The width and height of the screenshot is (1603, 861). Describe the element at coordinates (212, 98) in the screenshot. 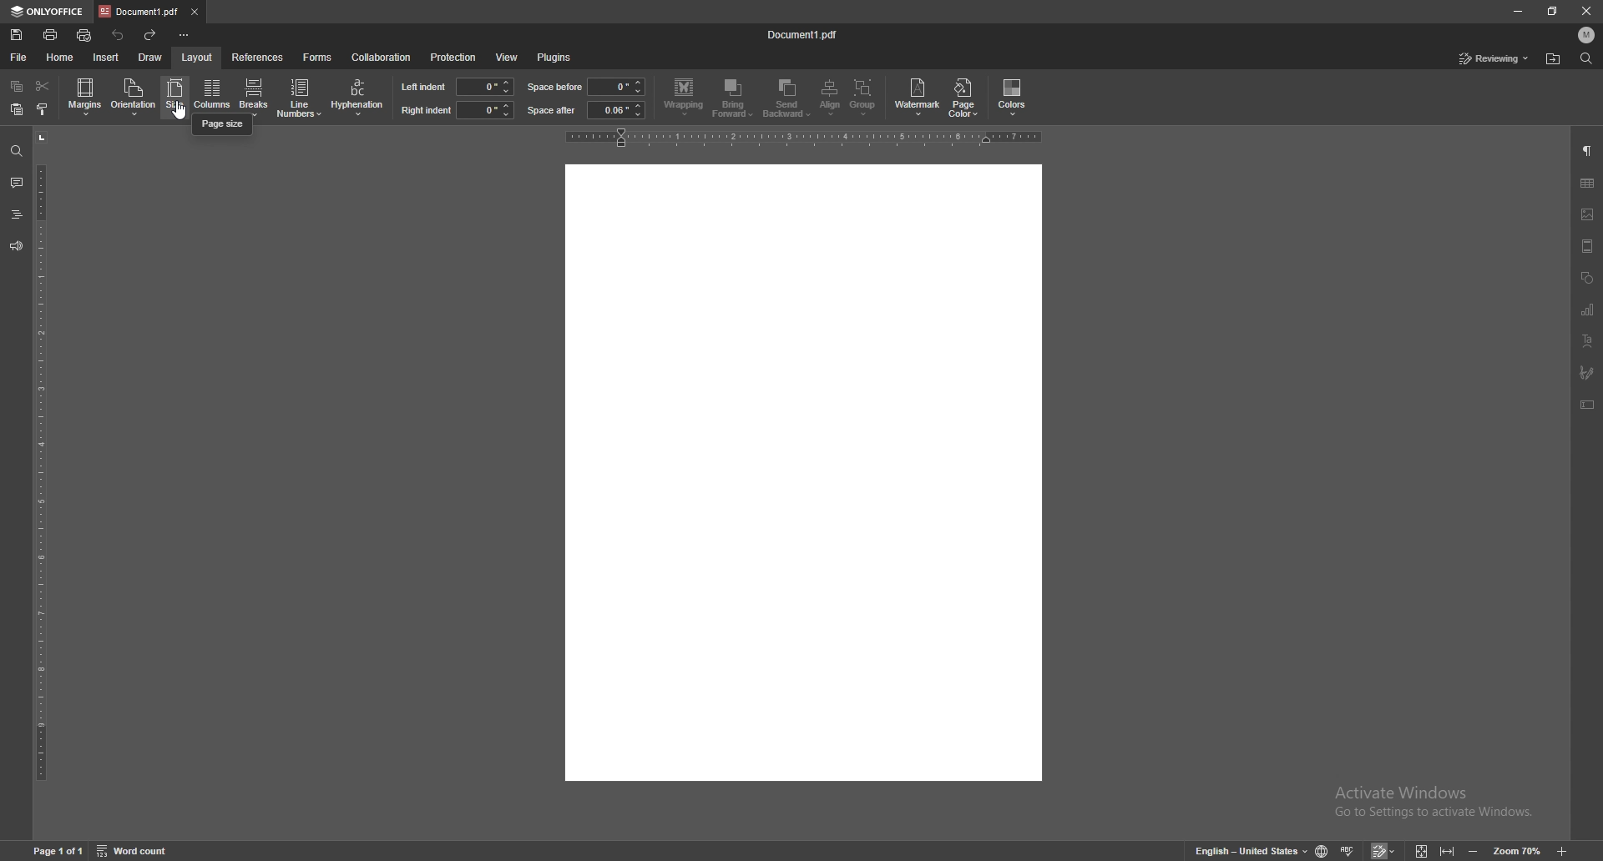

I see `columns` at that location.